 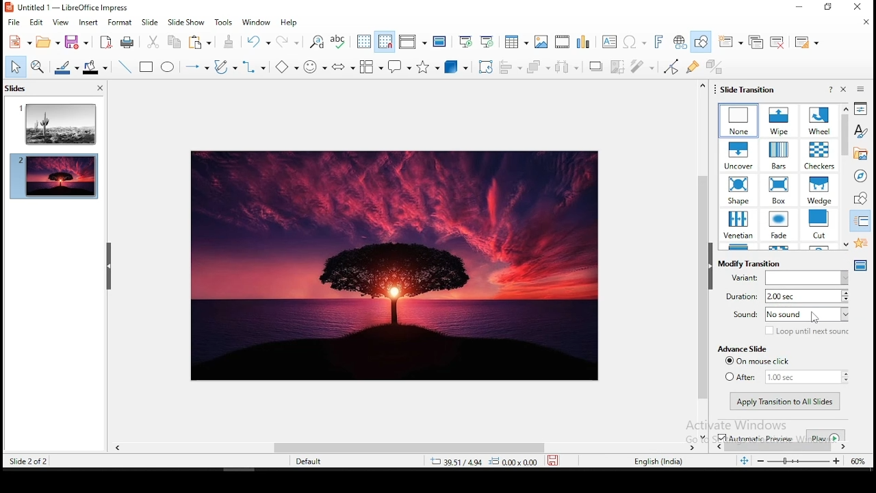 What do you see at coordinates (670, 66) in the screenshot?
I see `toggle point edit mode` at bounding box center [670, 66].